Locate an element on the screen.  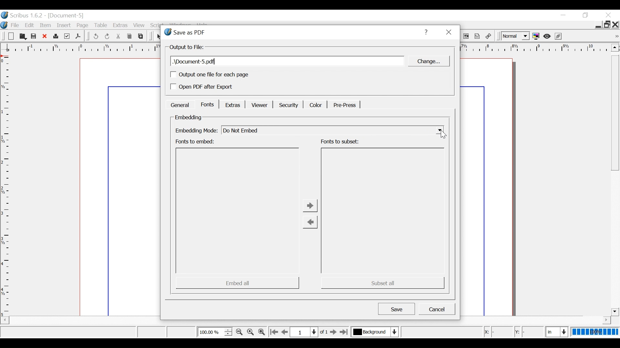
Select is located at coordinates (159, 37).